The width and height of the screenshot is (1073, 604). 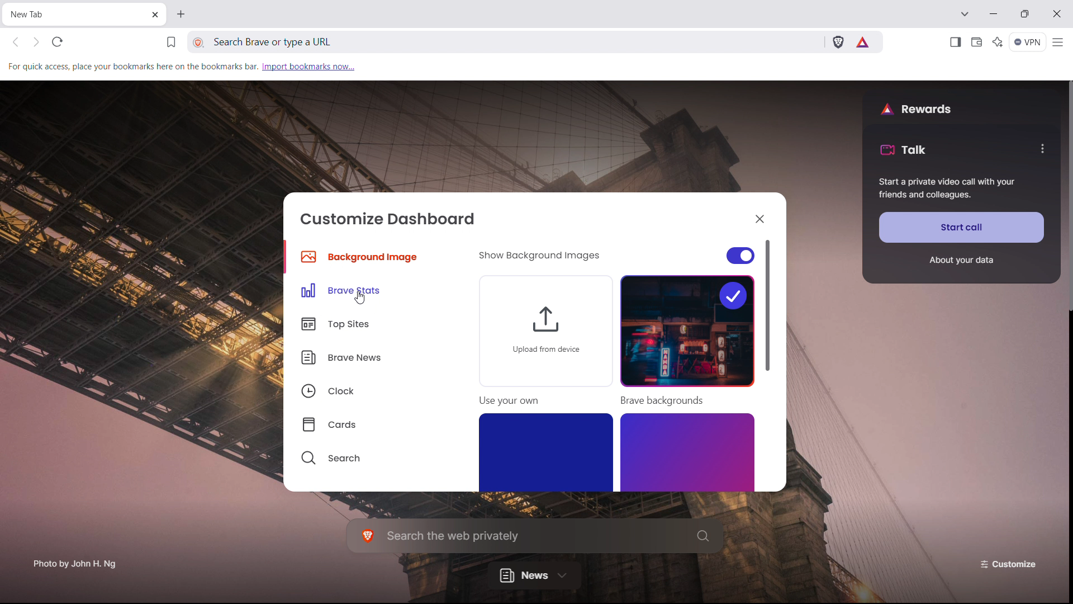 I want to click on brave news, so click(x=373, y=356).